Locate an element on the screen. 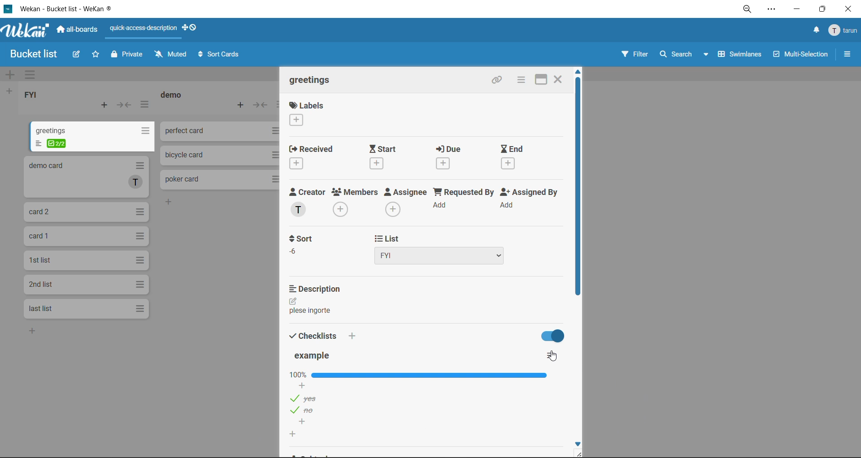  list actions is located at coordinates (146, 107).